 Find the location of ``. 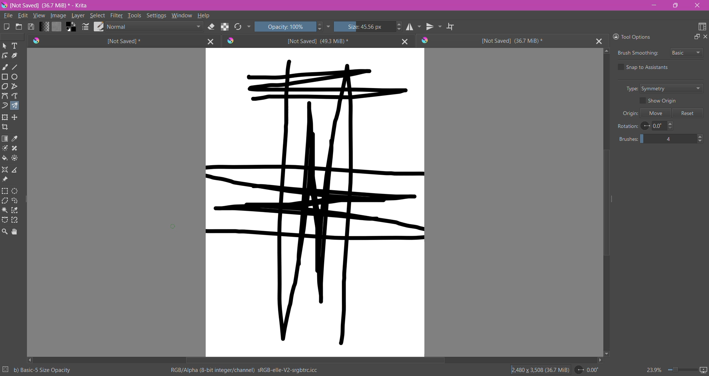

 is located at coordinates (156, 16).